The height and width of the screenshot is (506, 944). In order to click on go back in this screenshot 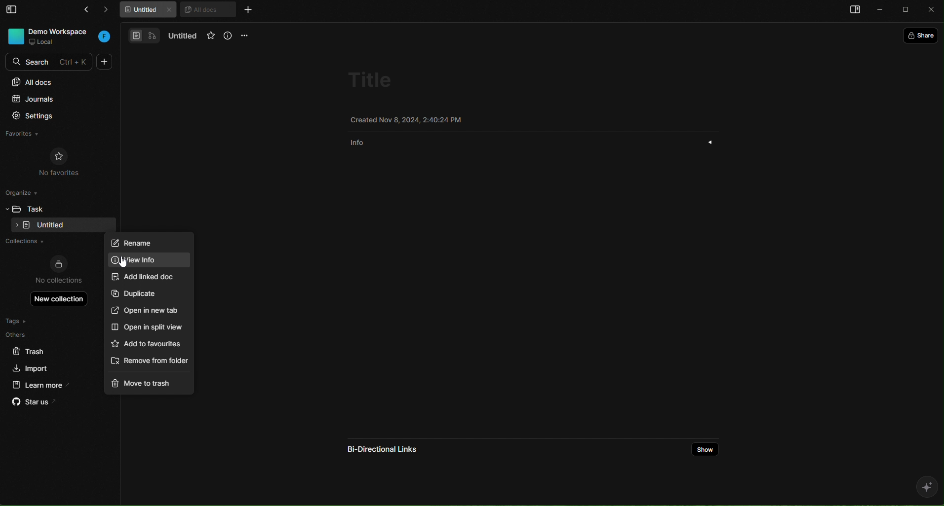, I will do `click(84, 11)`.